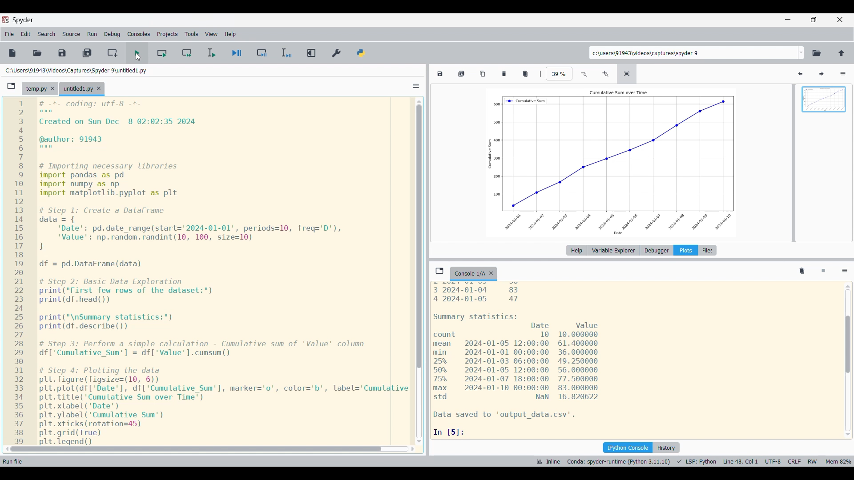 The width and height of the screenshot is (854, 480). What do you see at coordinates (823, 164) in the screenshot?
I see `Plot preview` at bounding box center [823, 164].